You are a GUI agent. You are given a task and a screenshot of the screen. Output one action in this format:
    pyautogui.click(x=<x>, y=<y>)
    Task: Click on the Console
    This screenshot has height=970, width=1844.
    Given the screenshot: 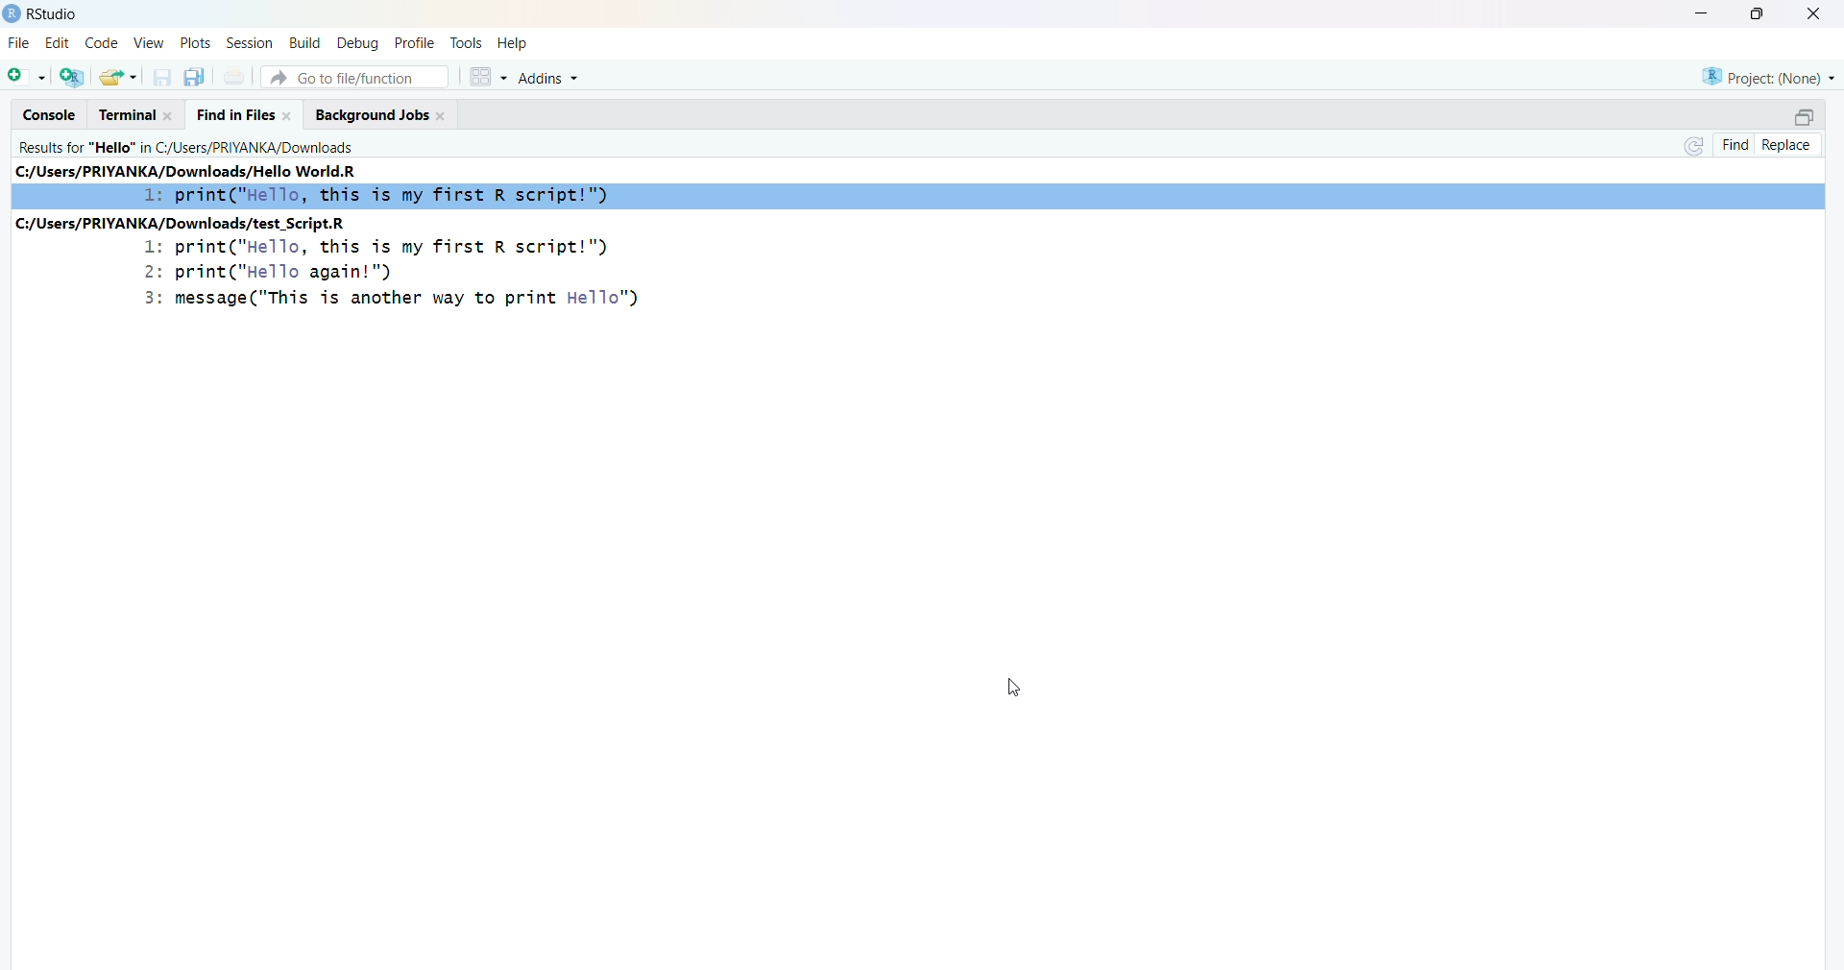 What is the action you would take?
    pyautogui.click(x=51, y=115)
    